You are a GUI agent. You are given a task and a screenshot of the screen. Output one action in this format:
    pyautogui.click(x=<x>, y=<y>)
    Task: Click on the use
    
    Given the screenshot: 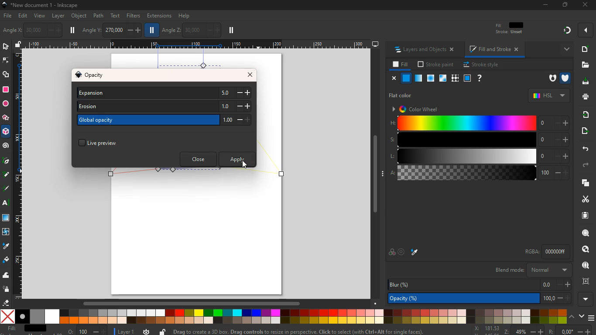 What is the action you would take?
    pyautogui.click(x=583, y=266)
    